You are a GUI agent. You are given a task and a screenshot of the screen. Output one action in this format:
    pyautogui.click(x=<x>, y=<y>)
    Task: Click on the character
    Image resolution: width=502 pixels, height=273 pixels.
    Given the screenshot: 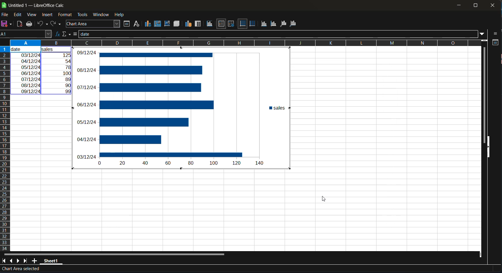 What is the action you would take?
    pyautogui.click(x=136, y=24)
    